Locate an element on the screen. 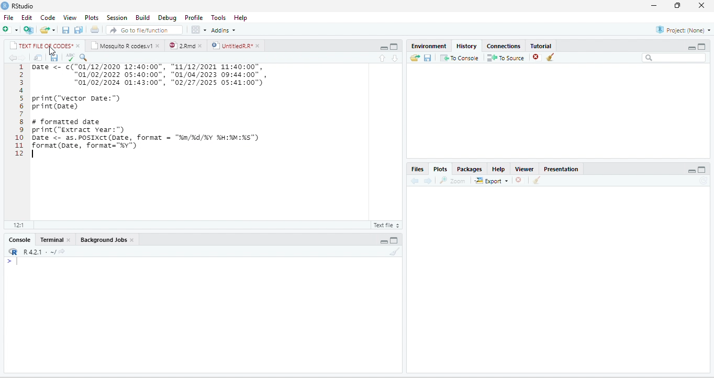 The image size is (714, 378). open file is located at coordinates (48, 30).